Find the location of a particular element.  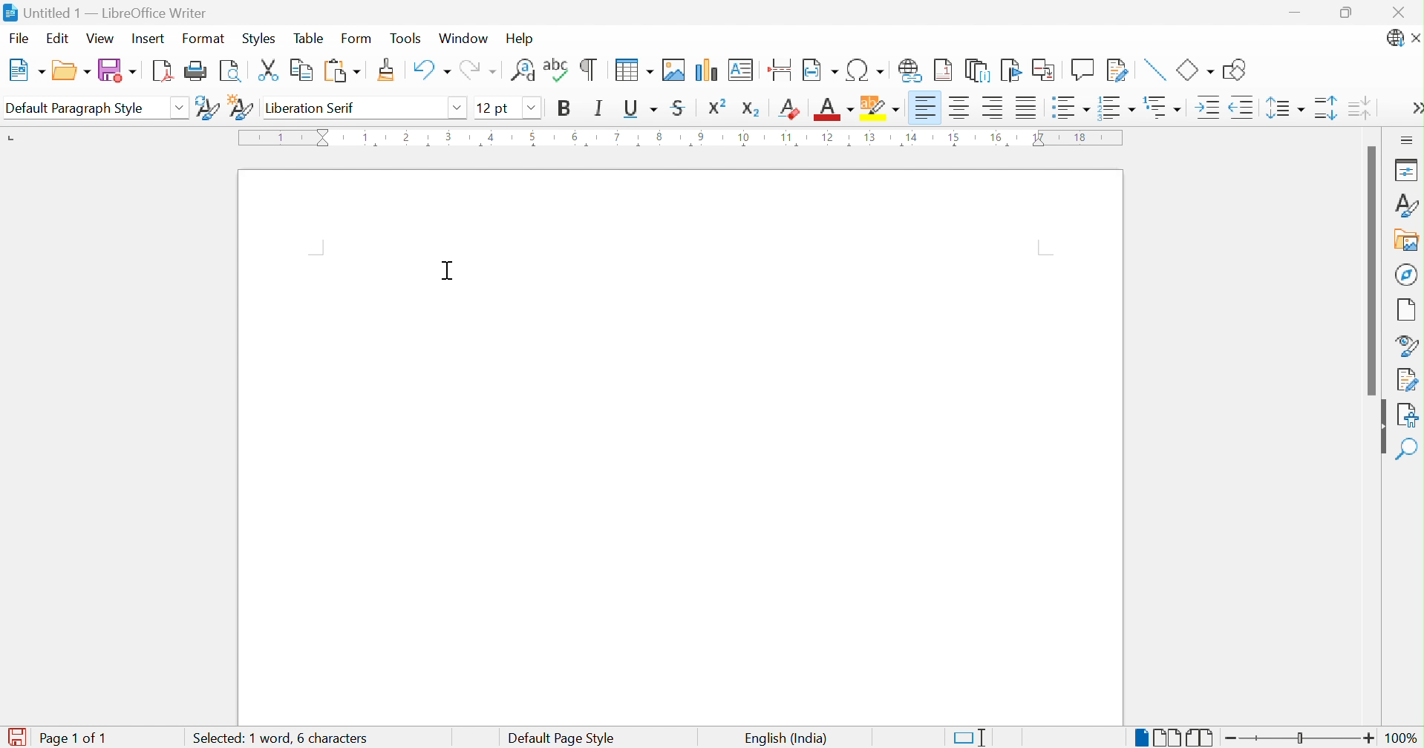

Increase Indent is located at coordinates (1205, 108).